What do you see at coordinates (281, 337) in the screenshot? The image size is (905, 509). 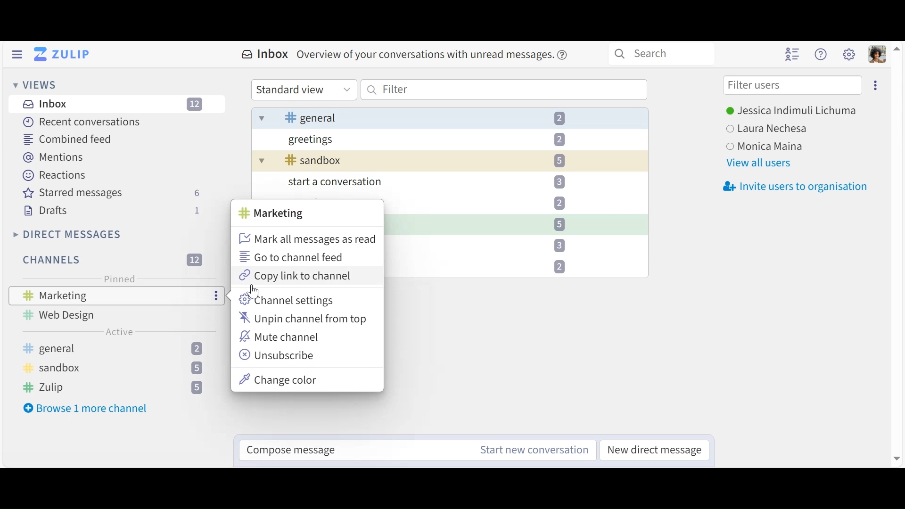 I see `Mute channel` at bounding box center [281, 337].